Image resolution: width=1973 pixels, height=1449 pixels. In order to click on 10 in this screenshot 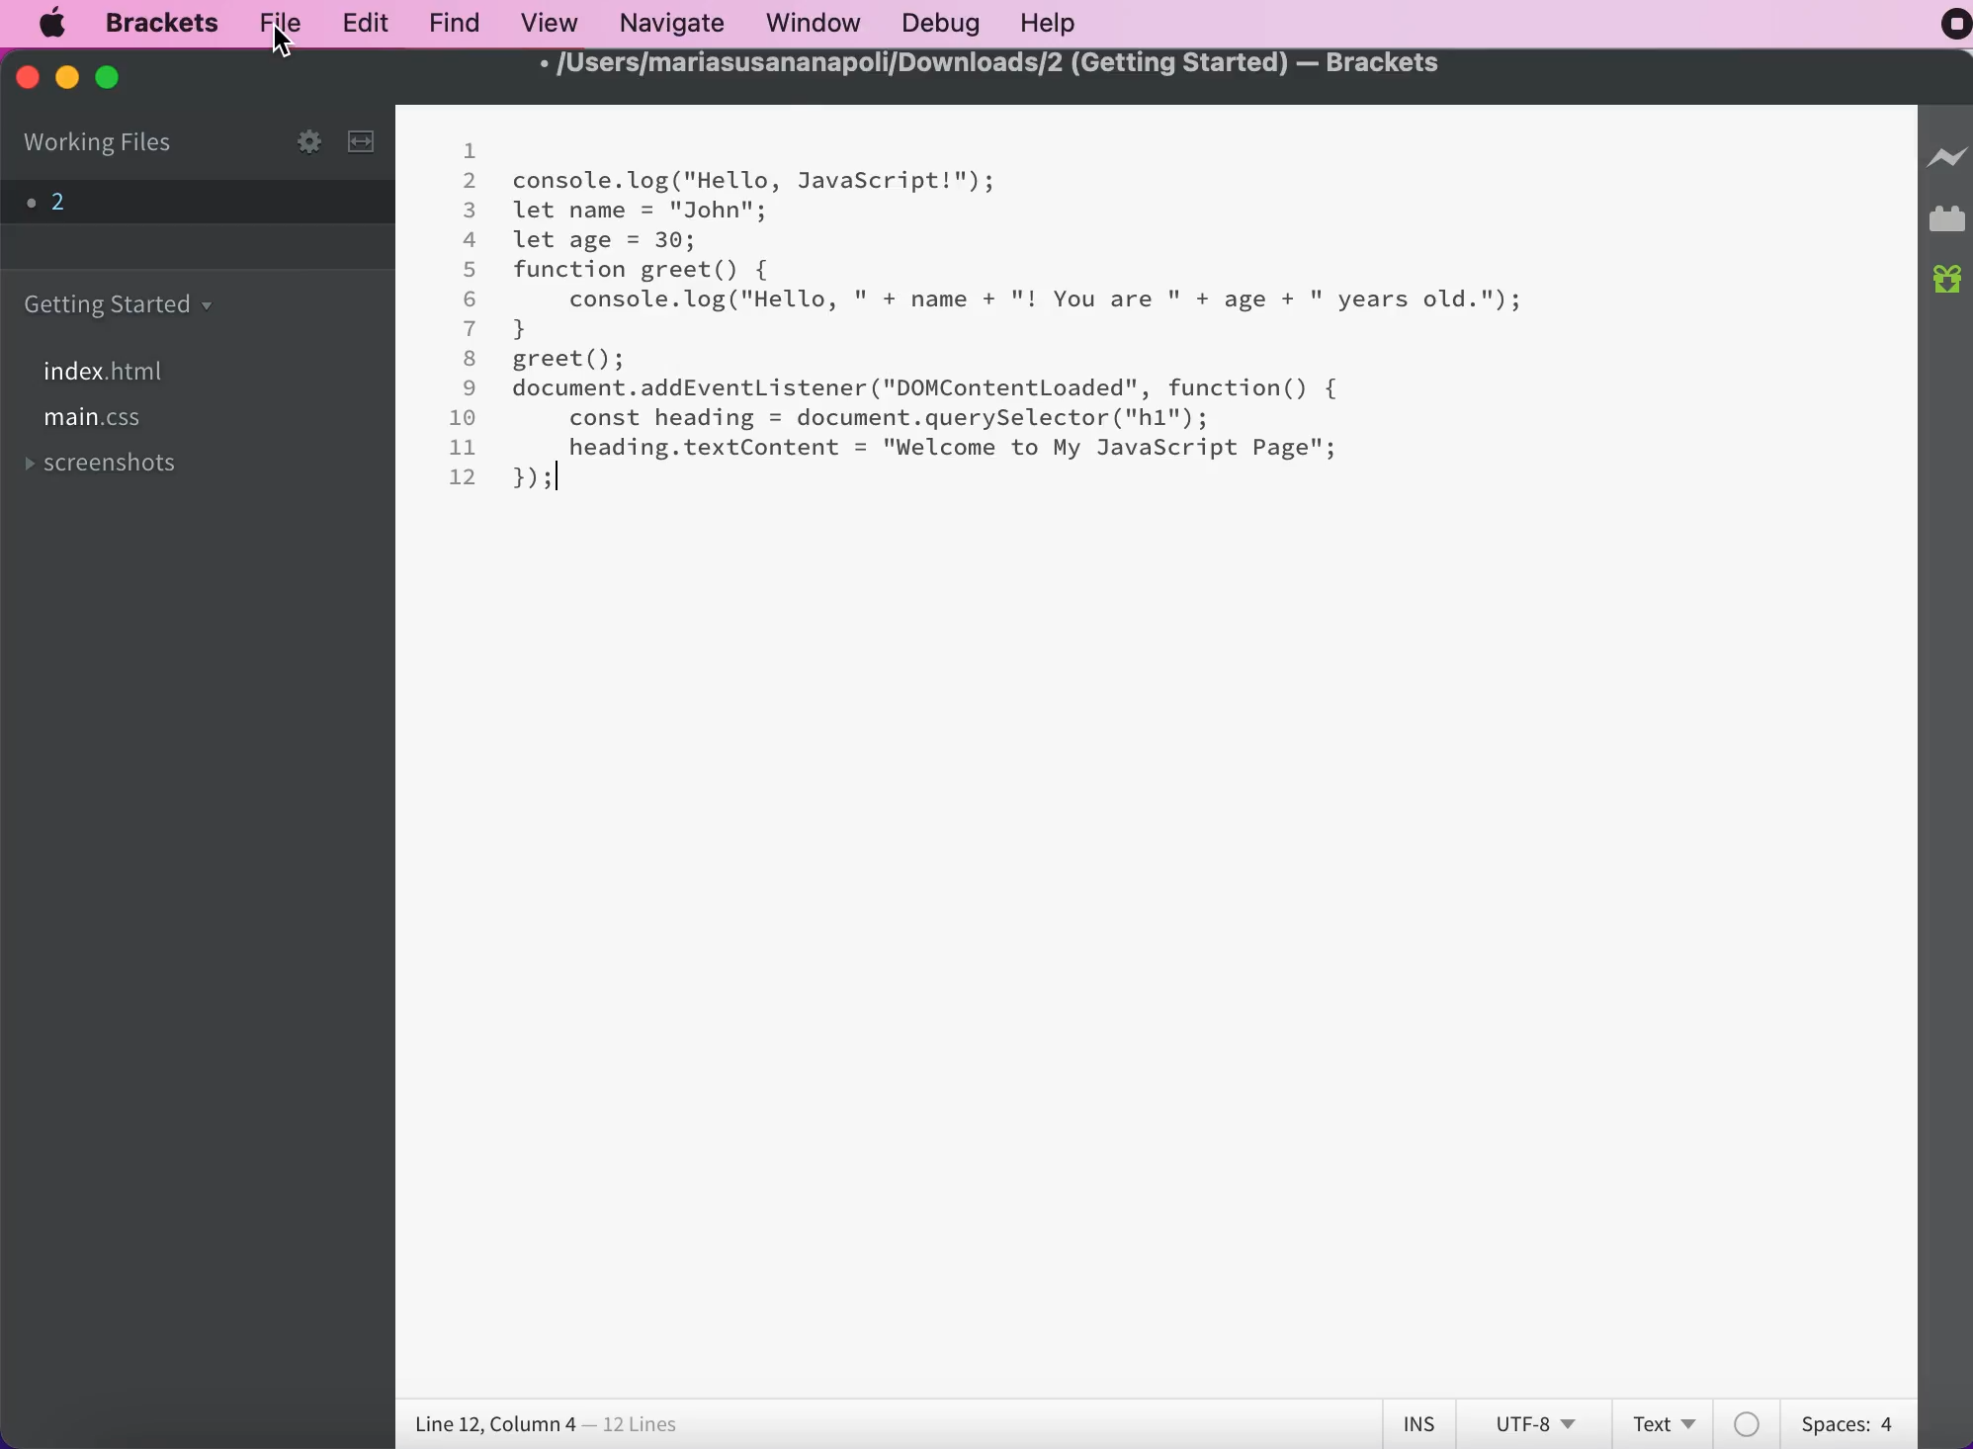, I will do `click(464, 417)`.